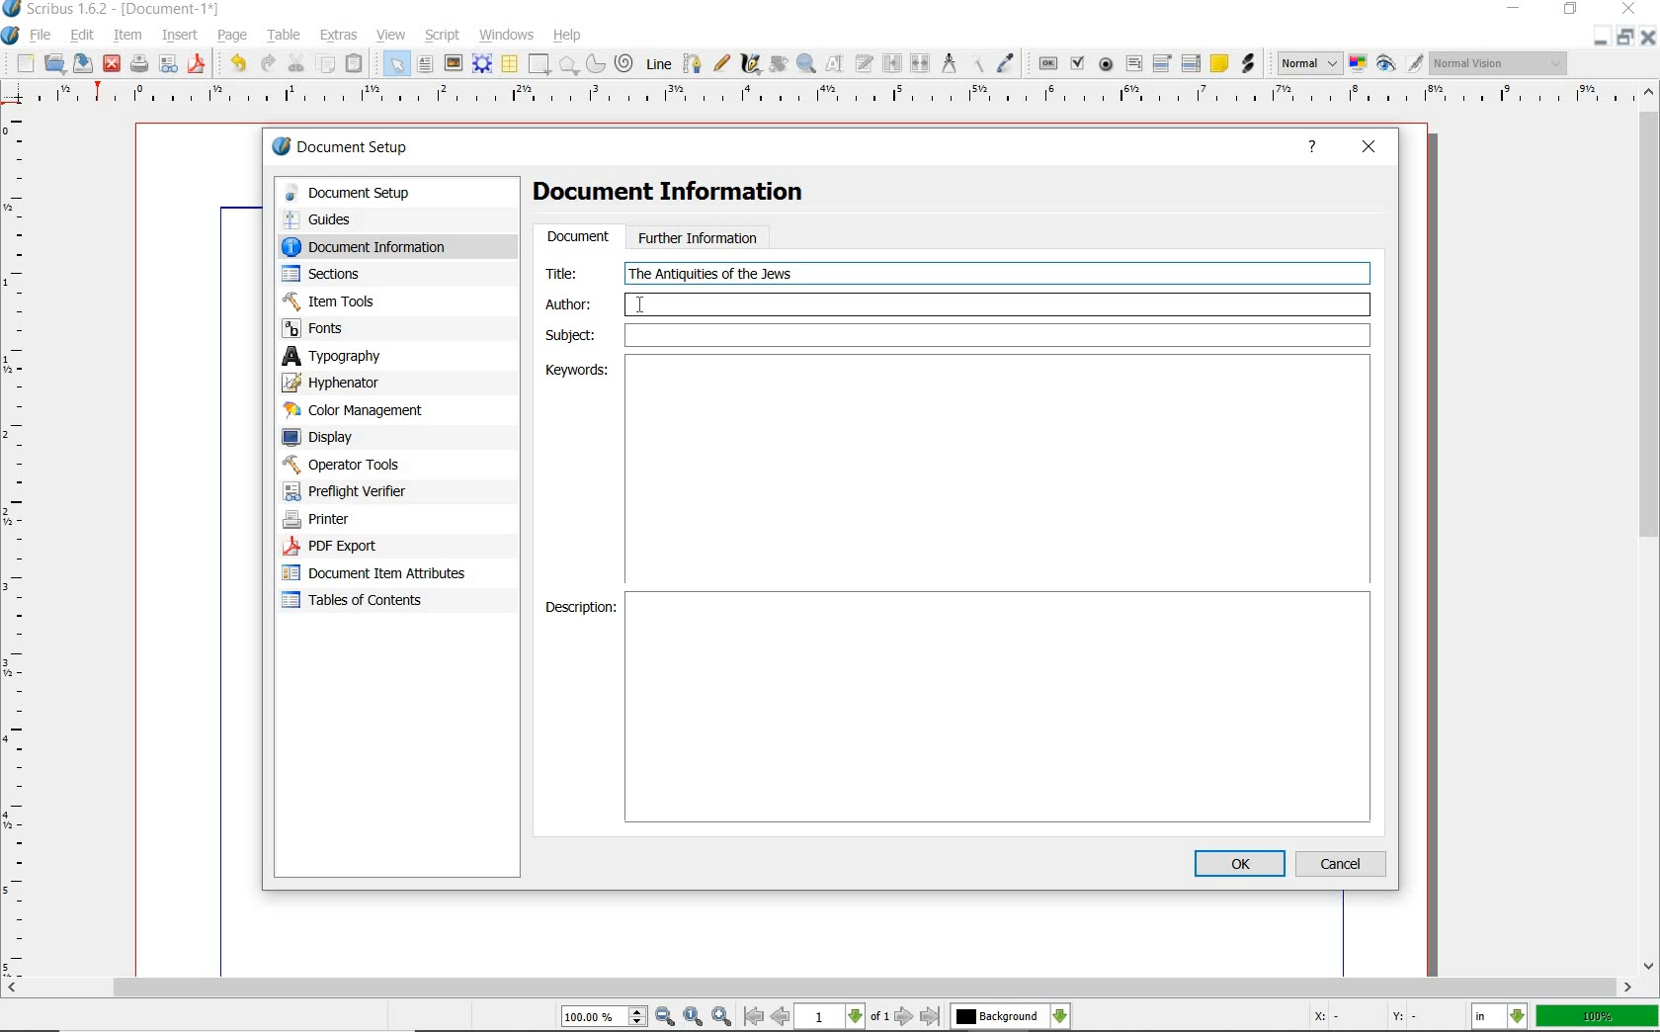 Image resolution: width=1660 pixels, height=1032 pixels. What do you see at coordinates (779, 65) in the screenshot?
I see `rotate item` at bounding box center [779, 65].